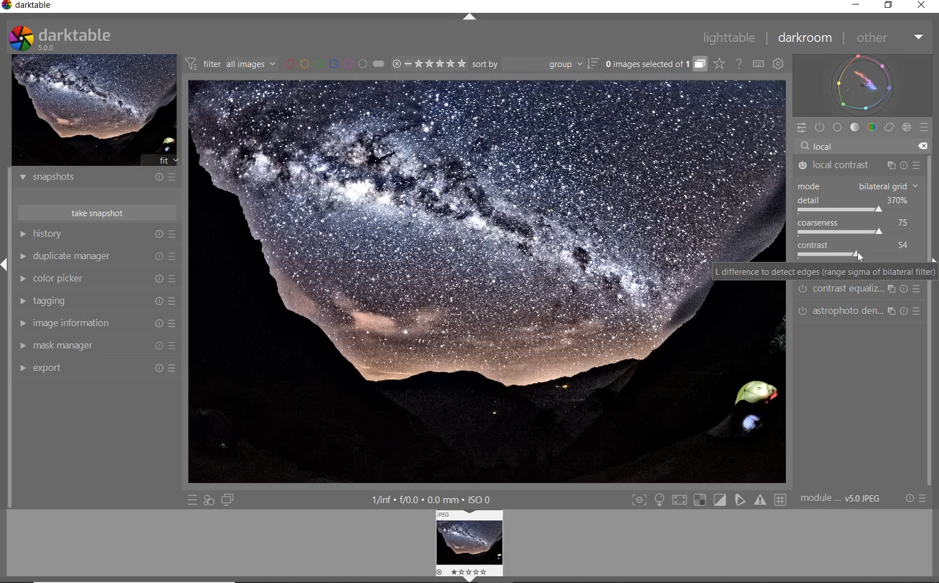 The height and width of the screenshot is (583, 939). What do you see at coordinates (159, 280) in the screenshot?
I see `Reset` at bounding box center [159, 280].